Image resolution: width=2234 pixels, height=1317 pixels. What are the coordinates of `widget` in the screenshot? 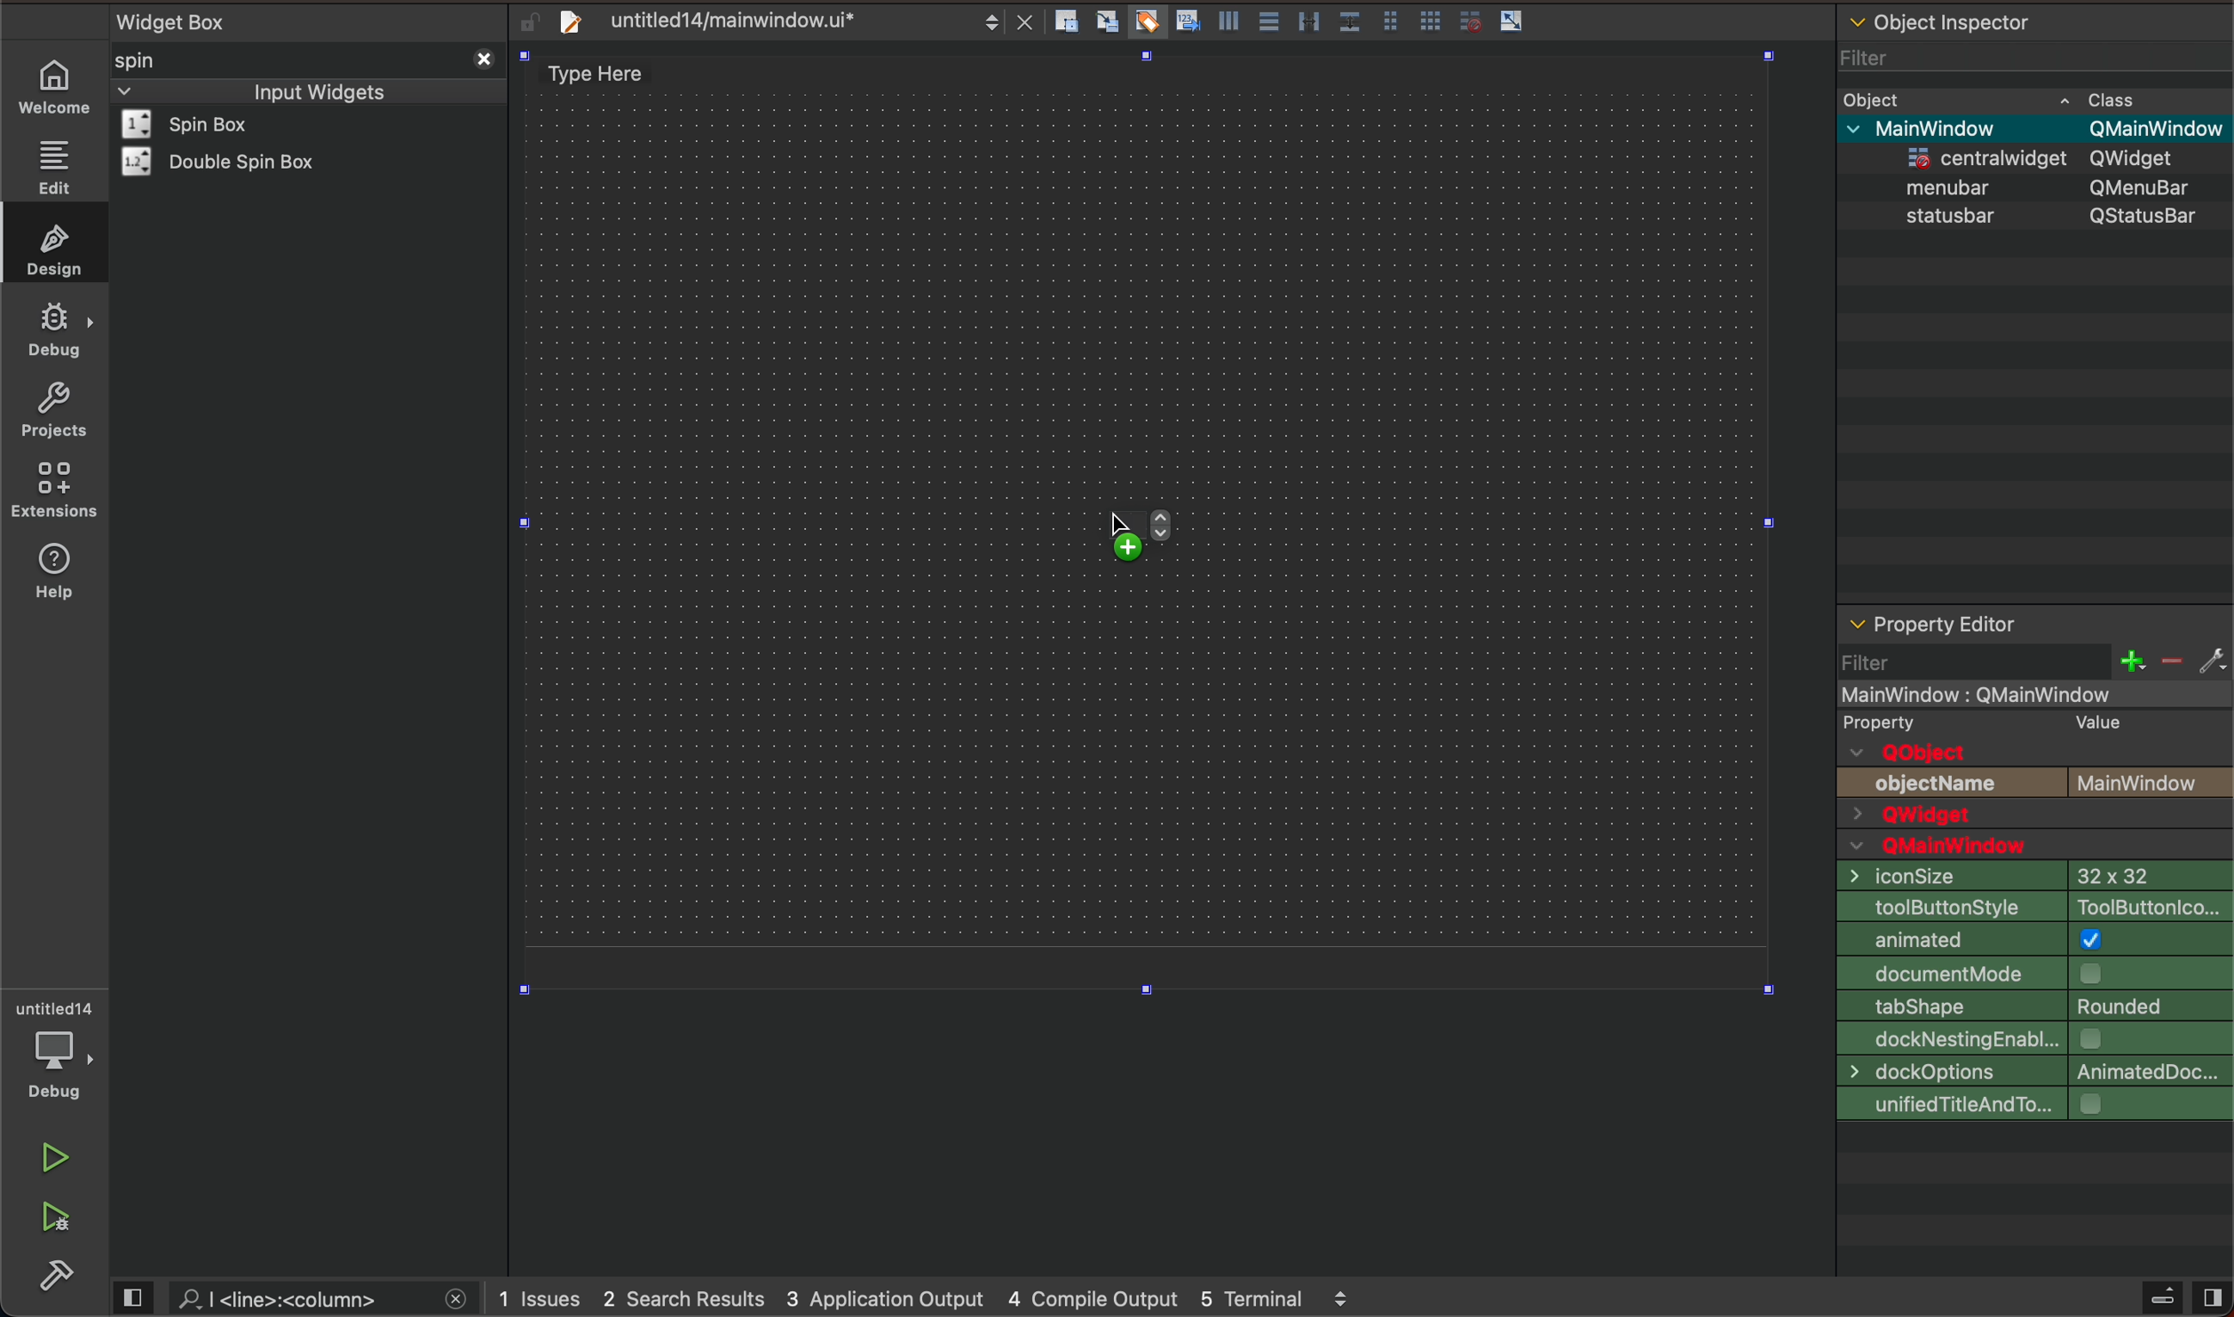 It's located at (229, 162).